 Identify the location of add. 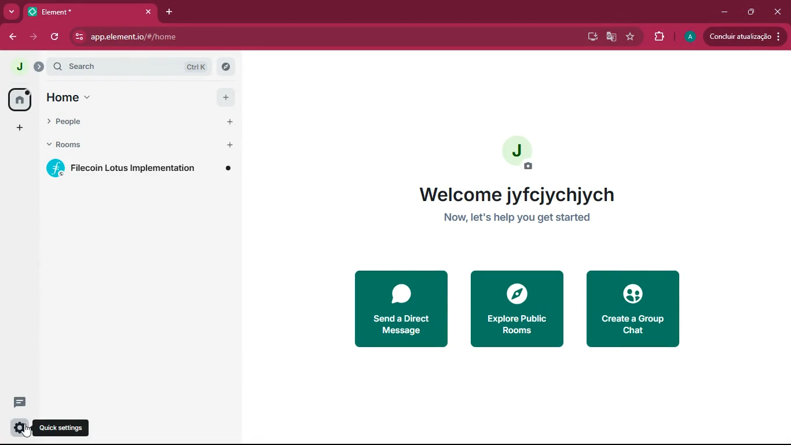
(15, 129).